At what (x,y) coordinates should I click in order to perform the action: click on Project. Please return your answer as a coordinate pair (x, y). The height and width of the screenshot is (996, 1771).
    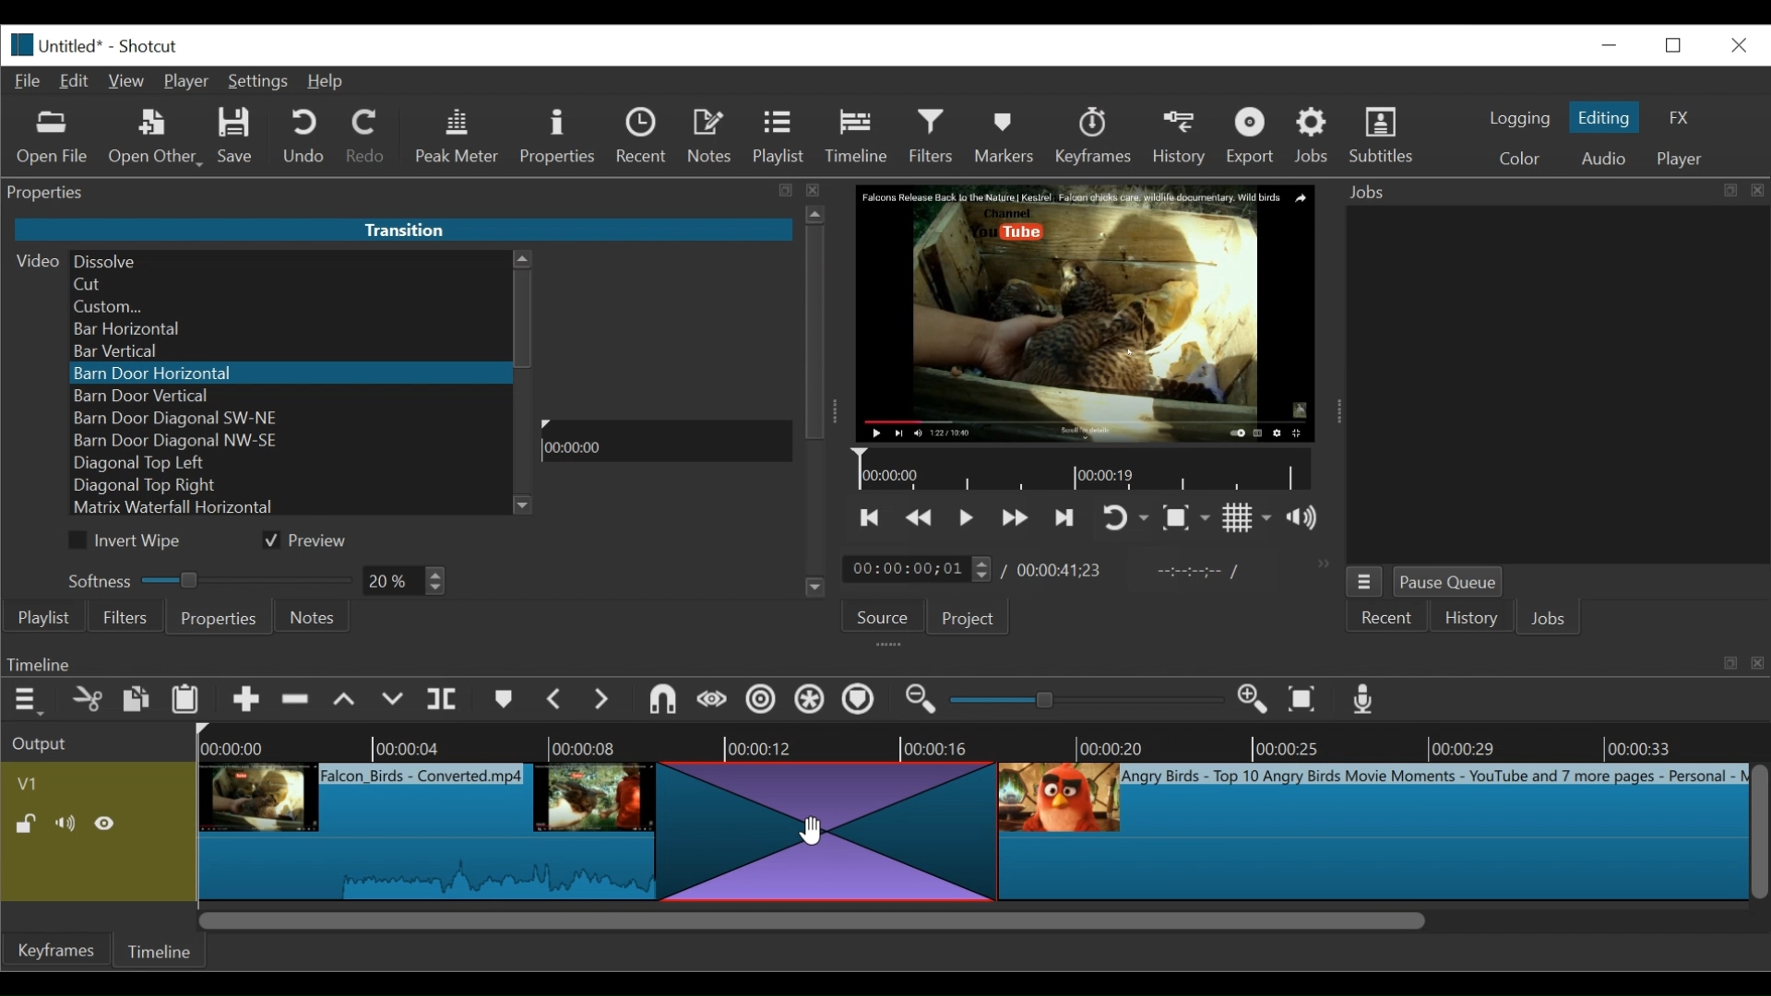
    Looking at the image, I should click on (975, 617).